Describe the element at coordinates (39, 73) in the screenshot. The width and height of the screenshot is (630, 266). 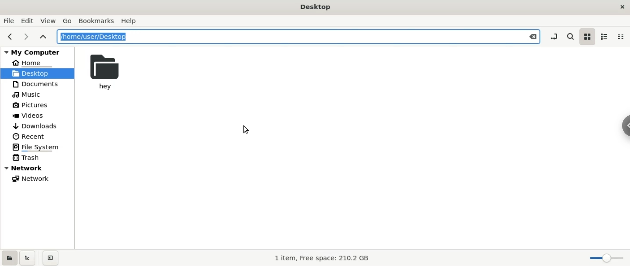
I see `desktop` at that location.